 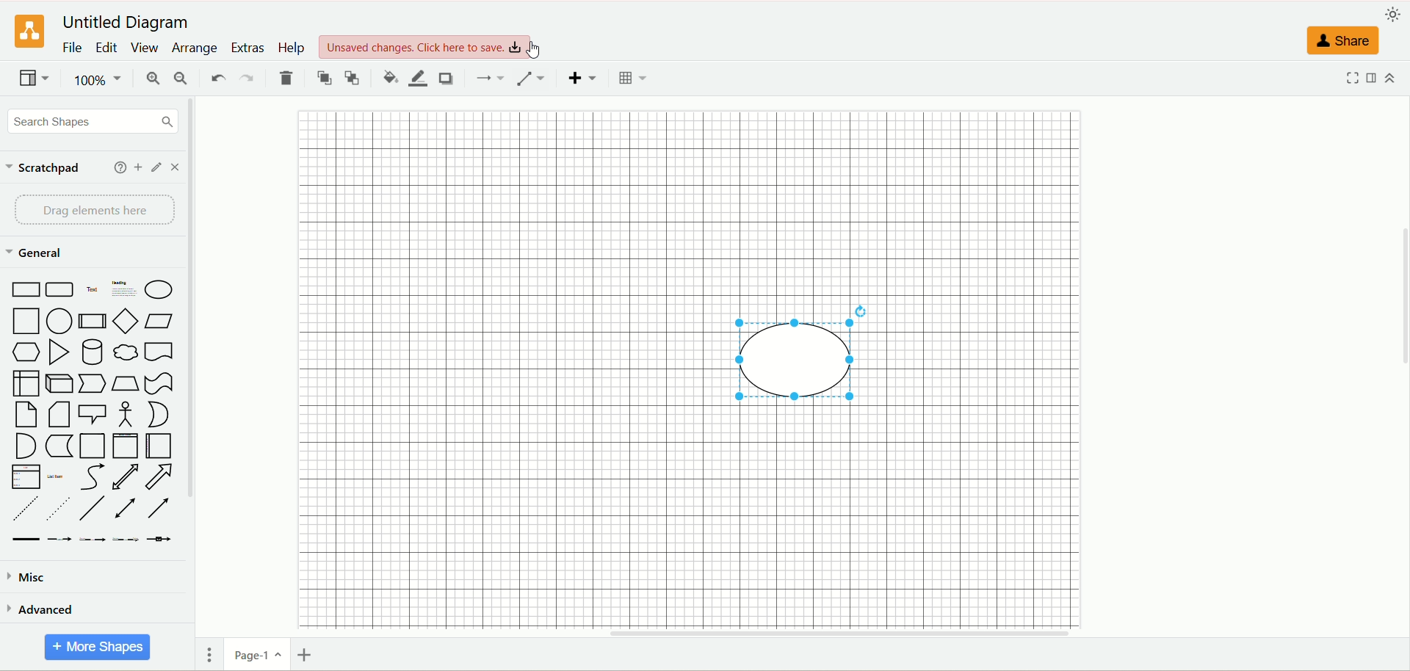 I want to click on general, so click(x=38, y=255).